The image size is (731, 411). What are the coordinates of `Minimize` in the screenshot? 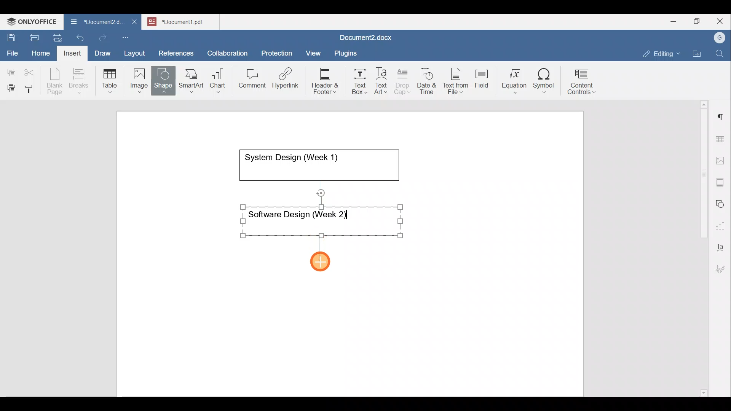 It's located at (673, 21).